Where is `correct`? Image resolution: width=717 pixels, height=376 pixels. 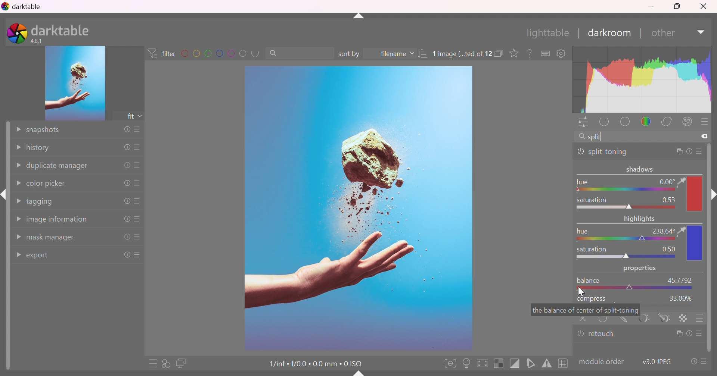
correct is located at coordinates (669, 122).